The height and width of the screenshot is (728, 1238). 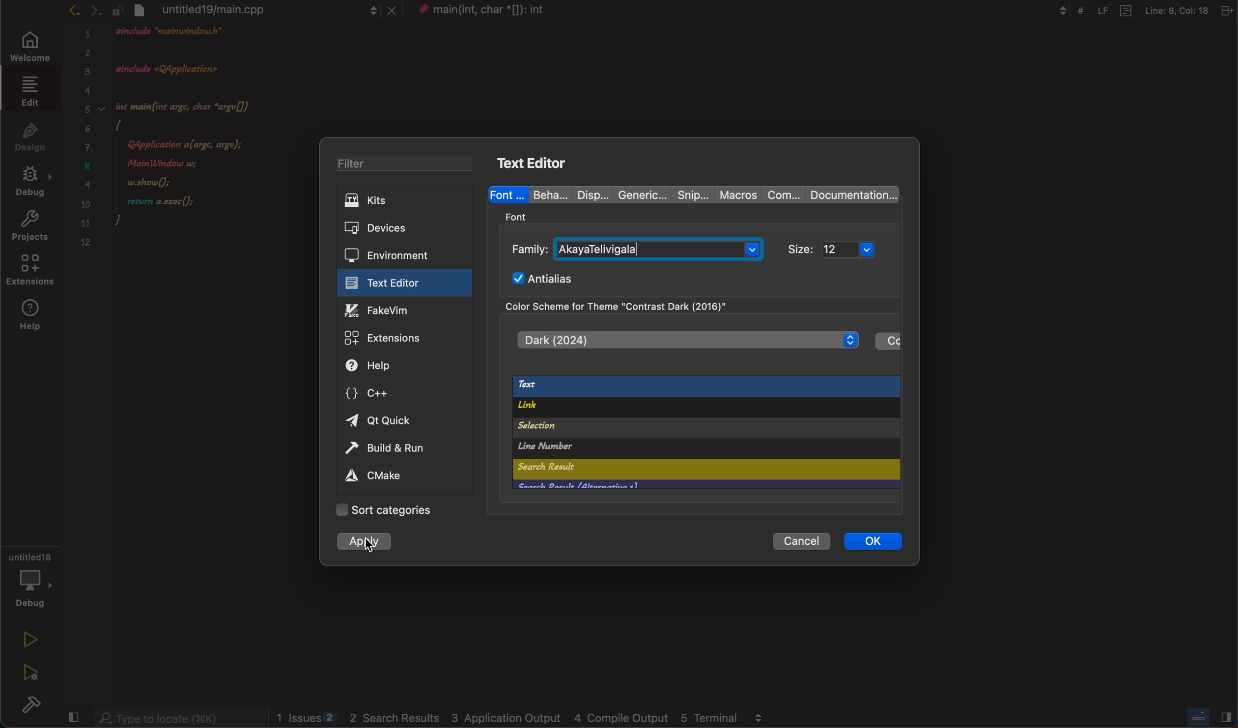 I want to click on beha, so click(x=546, y=195).